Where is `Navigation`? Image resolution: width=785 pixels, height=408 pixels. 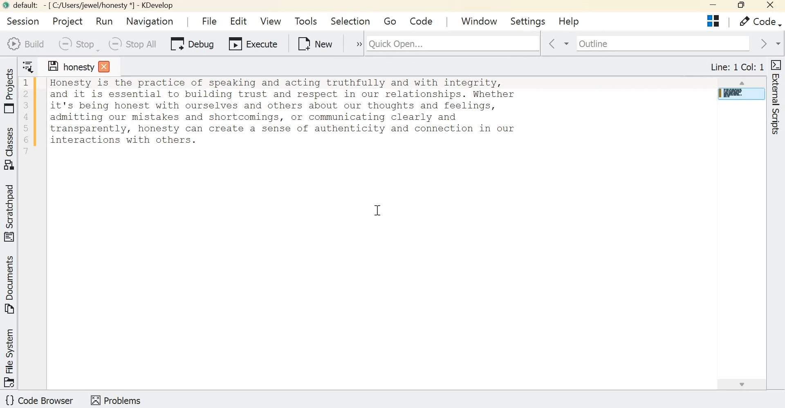 Navigation is located at coordinates (150, 21).